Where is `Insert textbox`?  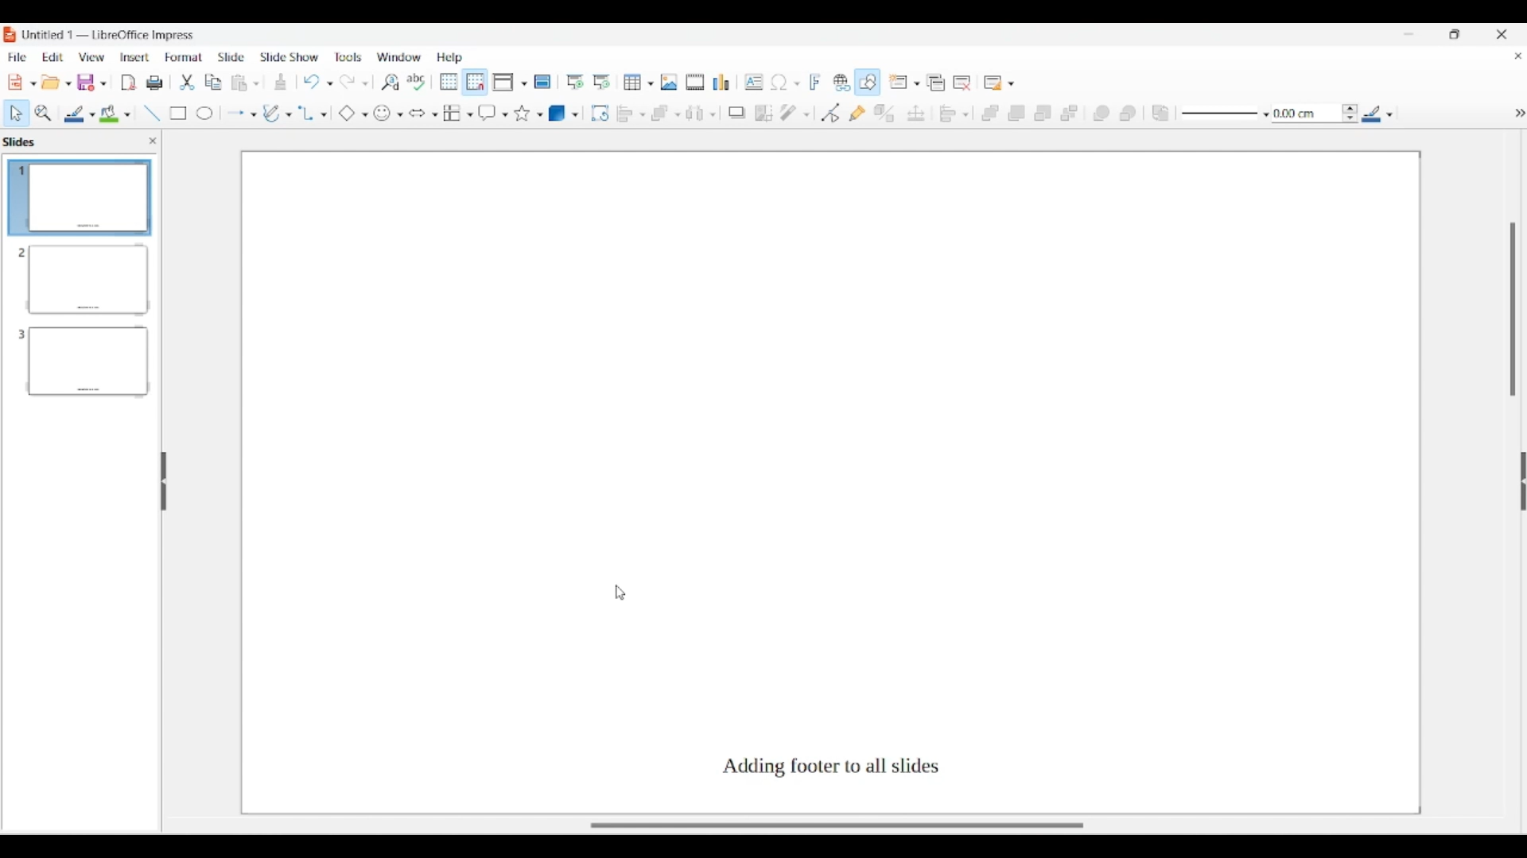
Insert textbox is located at coordinates (754, 82).